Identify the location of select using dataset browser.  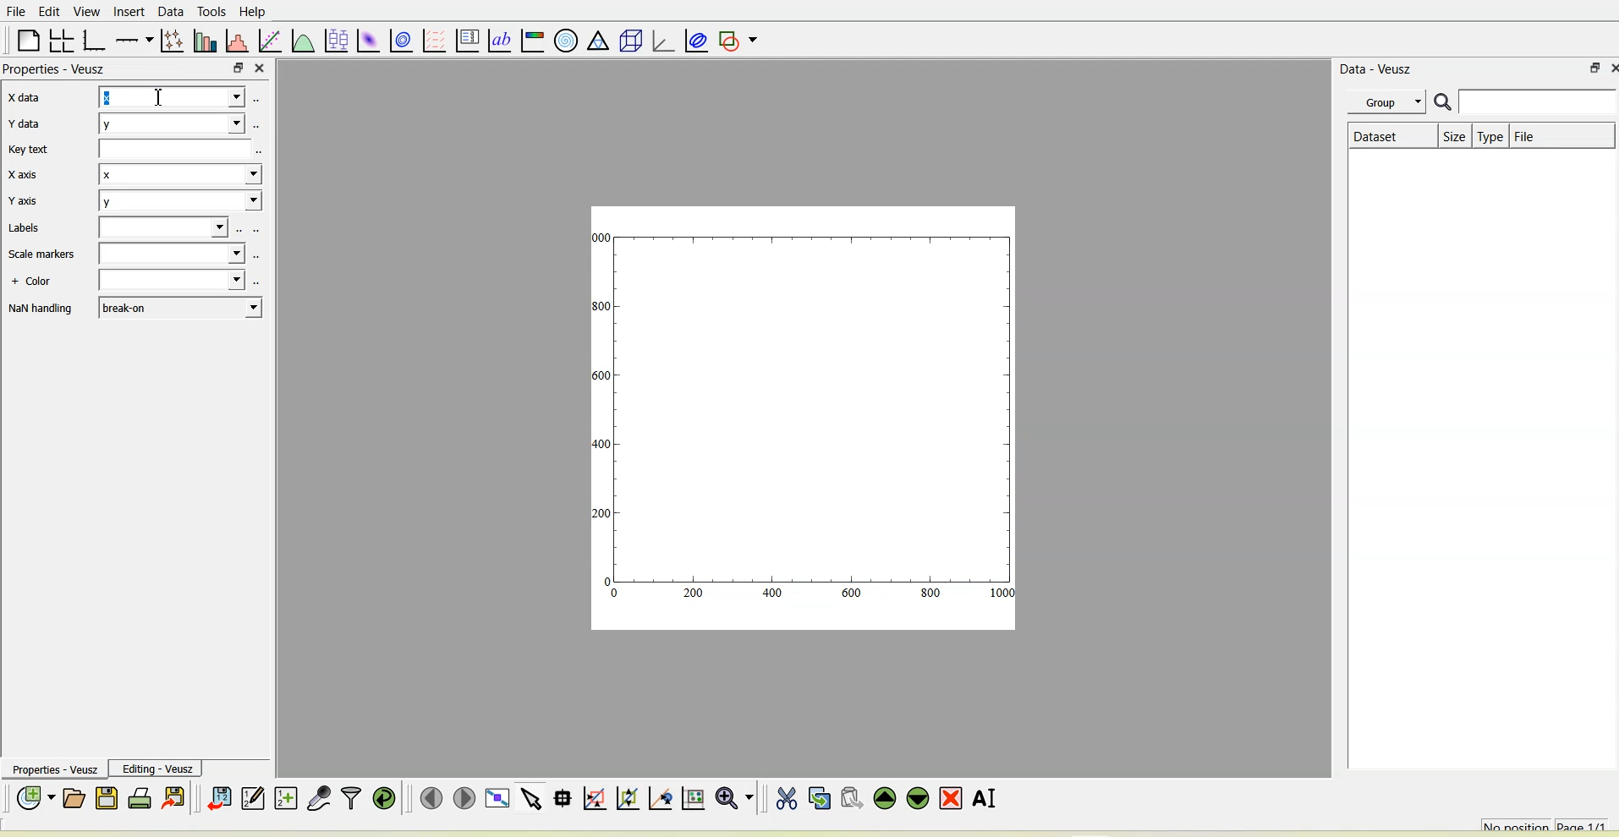
(258, 281).